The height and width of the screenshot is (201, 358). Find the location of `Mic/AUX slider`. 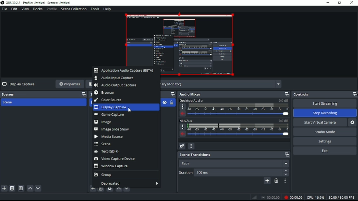

Mic/AUX slider is located at coordinates (234, 129).